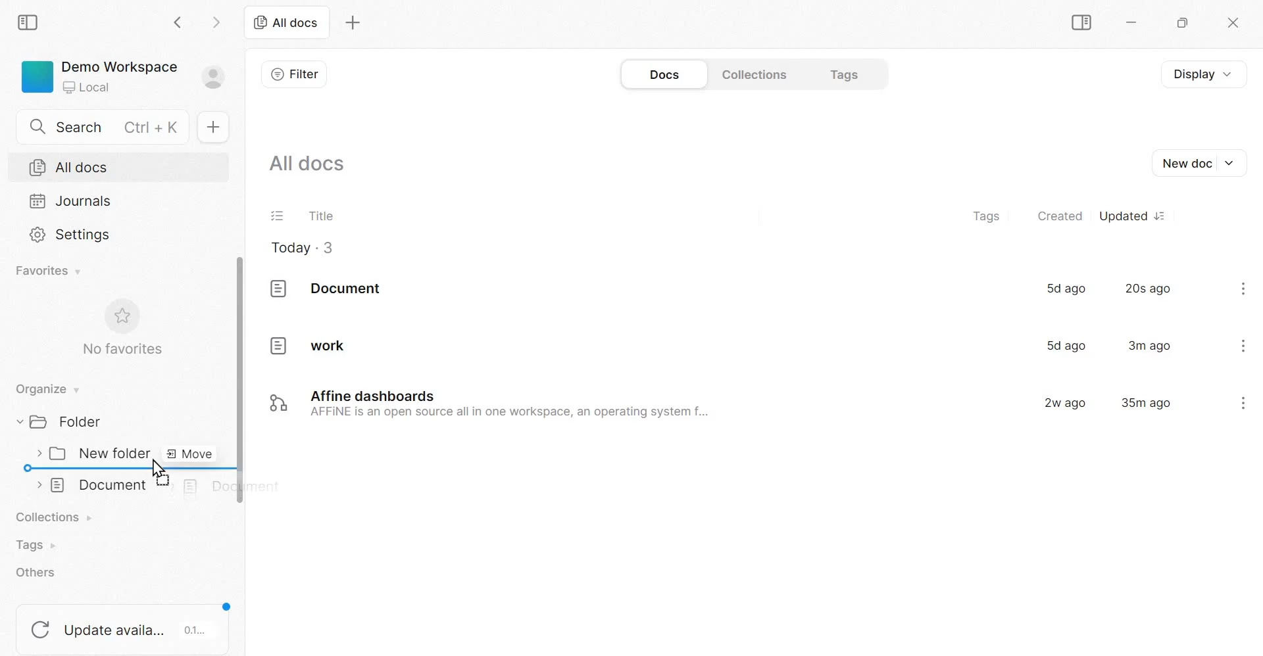 Image resolution: width=1263 pixels, height=656 pixels. I want to click on Collections, so click(752, 74).